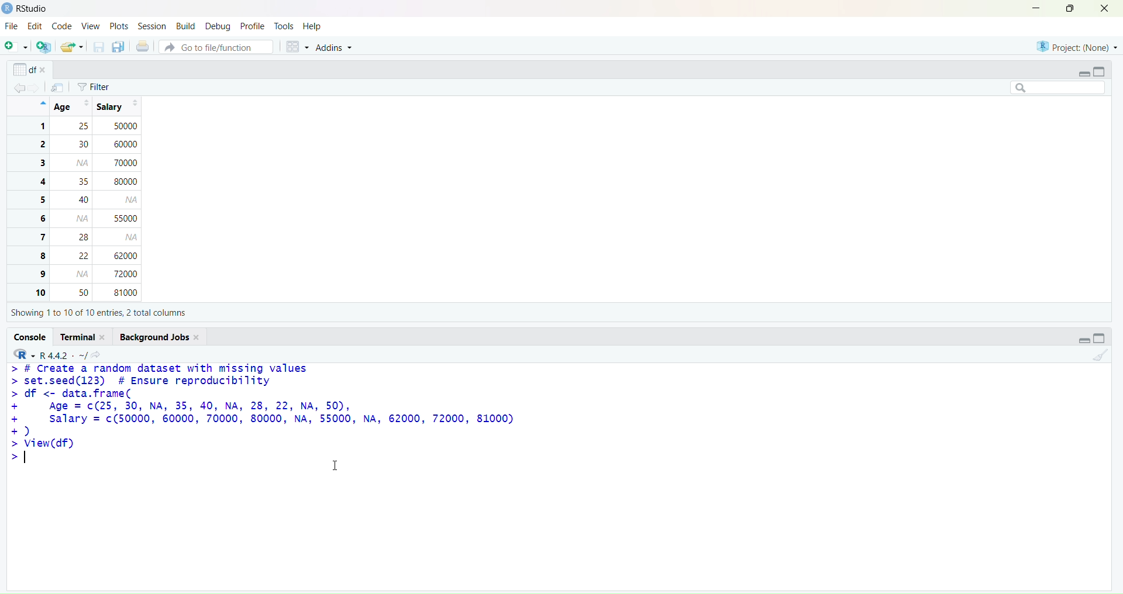 The image size is (1123, 594). Describe the element at coordinates (1084, 73) in the screenshot. I see `expand` at that location.